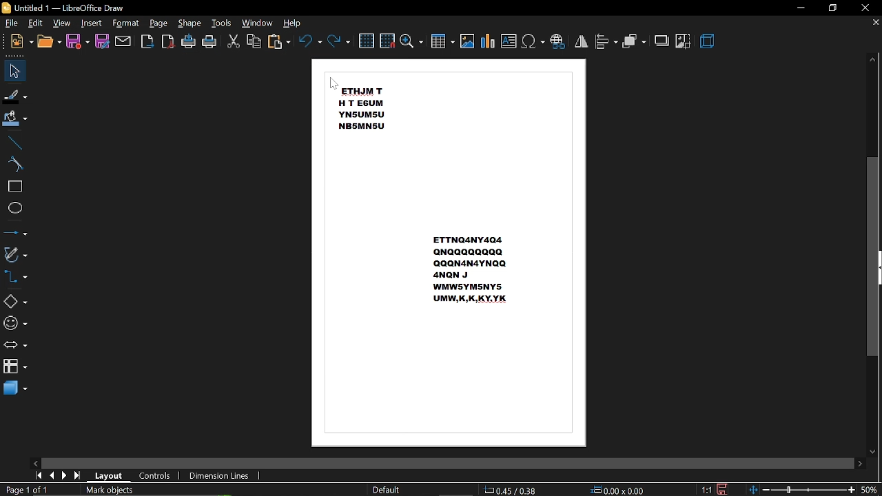 Image resolution: width=882 pixels, height=496 pixels. I want to click on move right, so click(859, 463).